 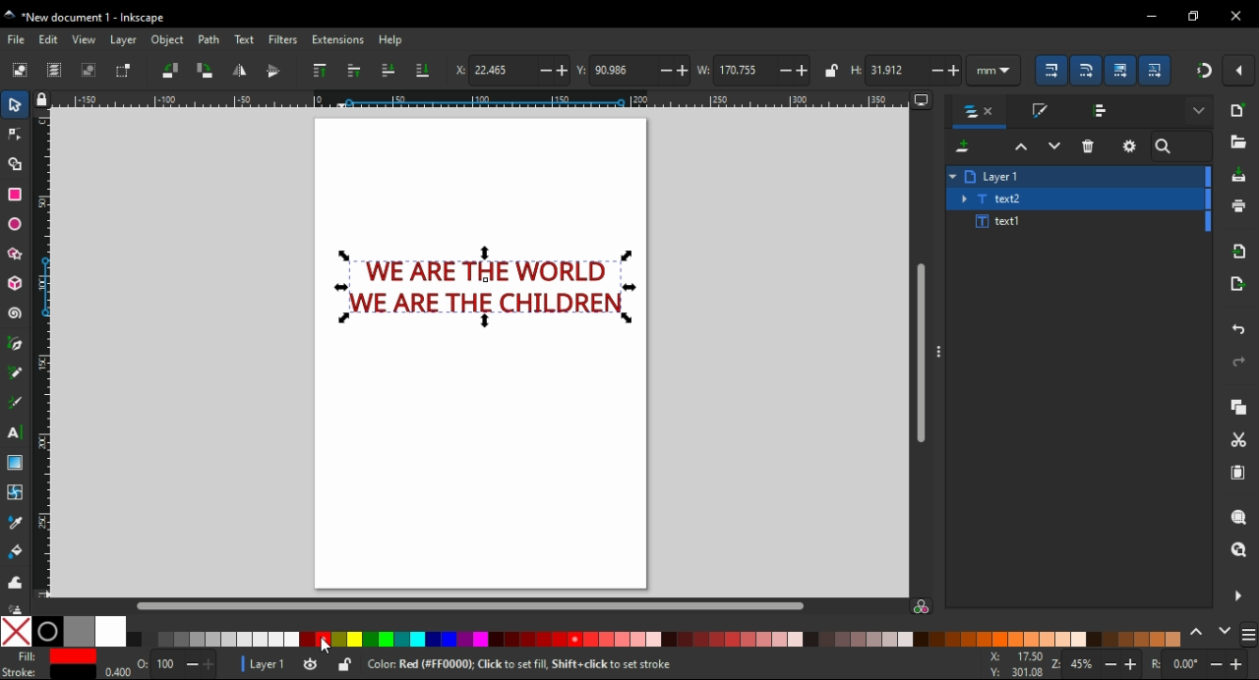 What do you see at coordinates (268, 664) in the screenshot?
I see `layer 1` at bounding box center [268, 664].